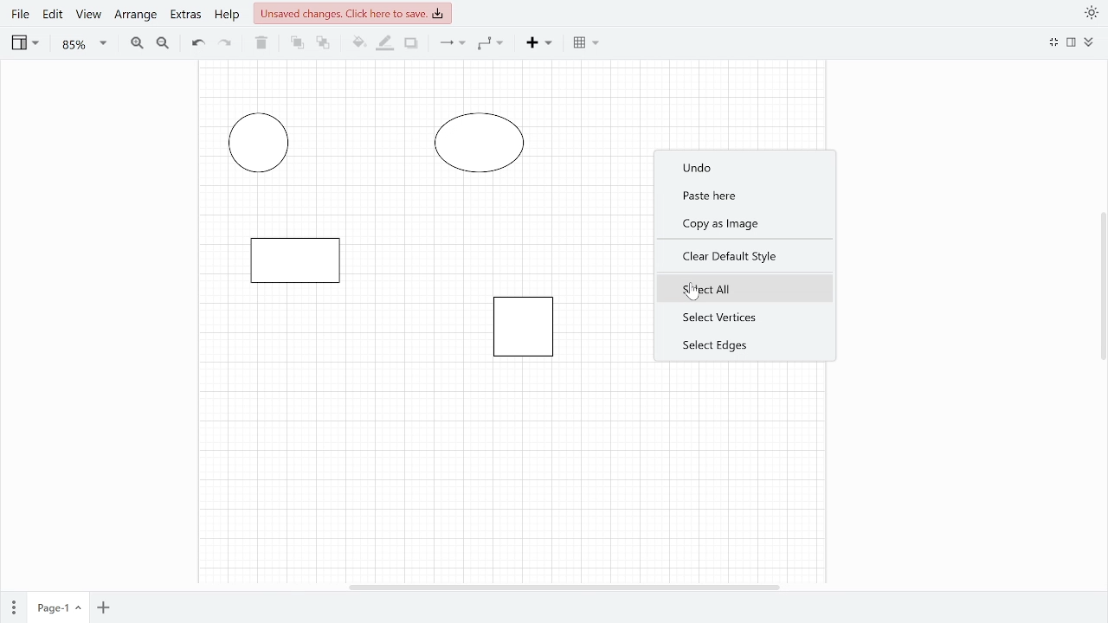  Describe the element at coordinates (744, 287) in the screenshot. I see `Select all` at that location.